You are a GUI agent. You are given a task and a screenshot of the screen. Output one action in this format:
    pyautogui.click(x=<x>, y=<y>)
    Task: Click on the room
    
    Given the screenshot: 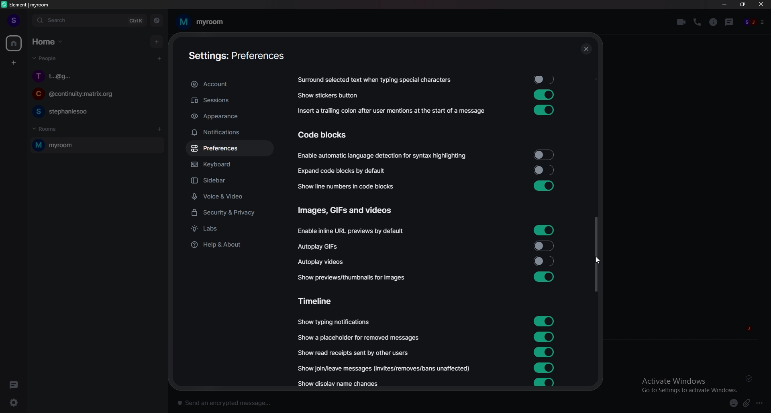 What is the action you would take?
    pyautogui.click(x=200, y=22)
    